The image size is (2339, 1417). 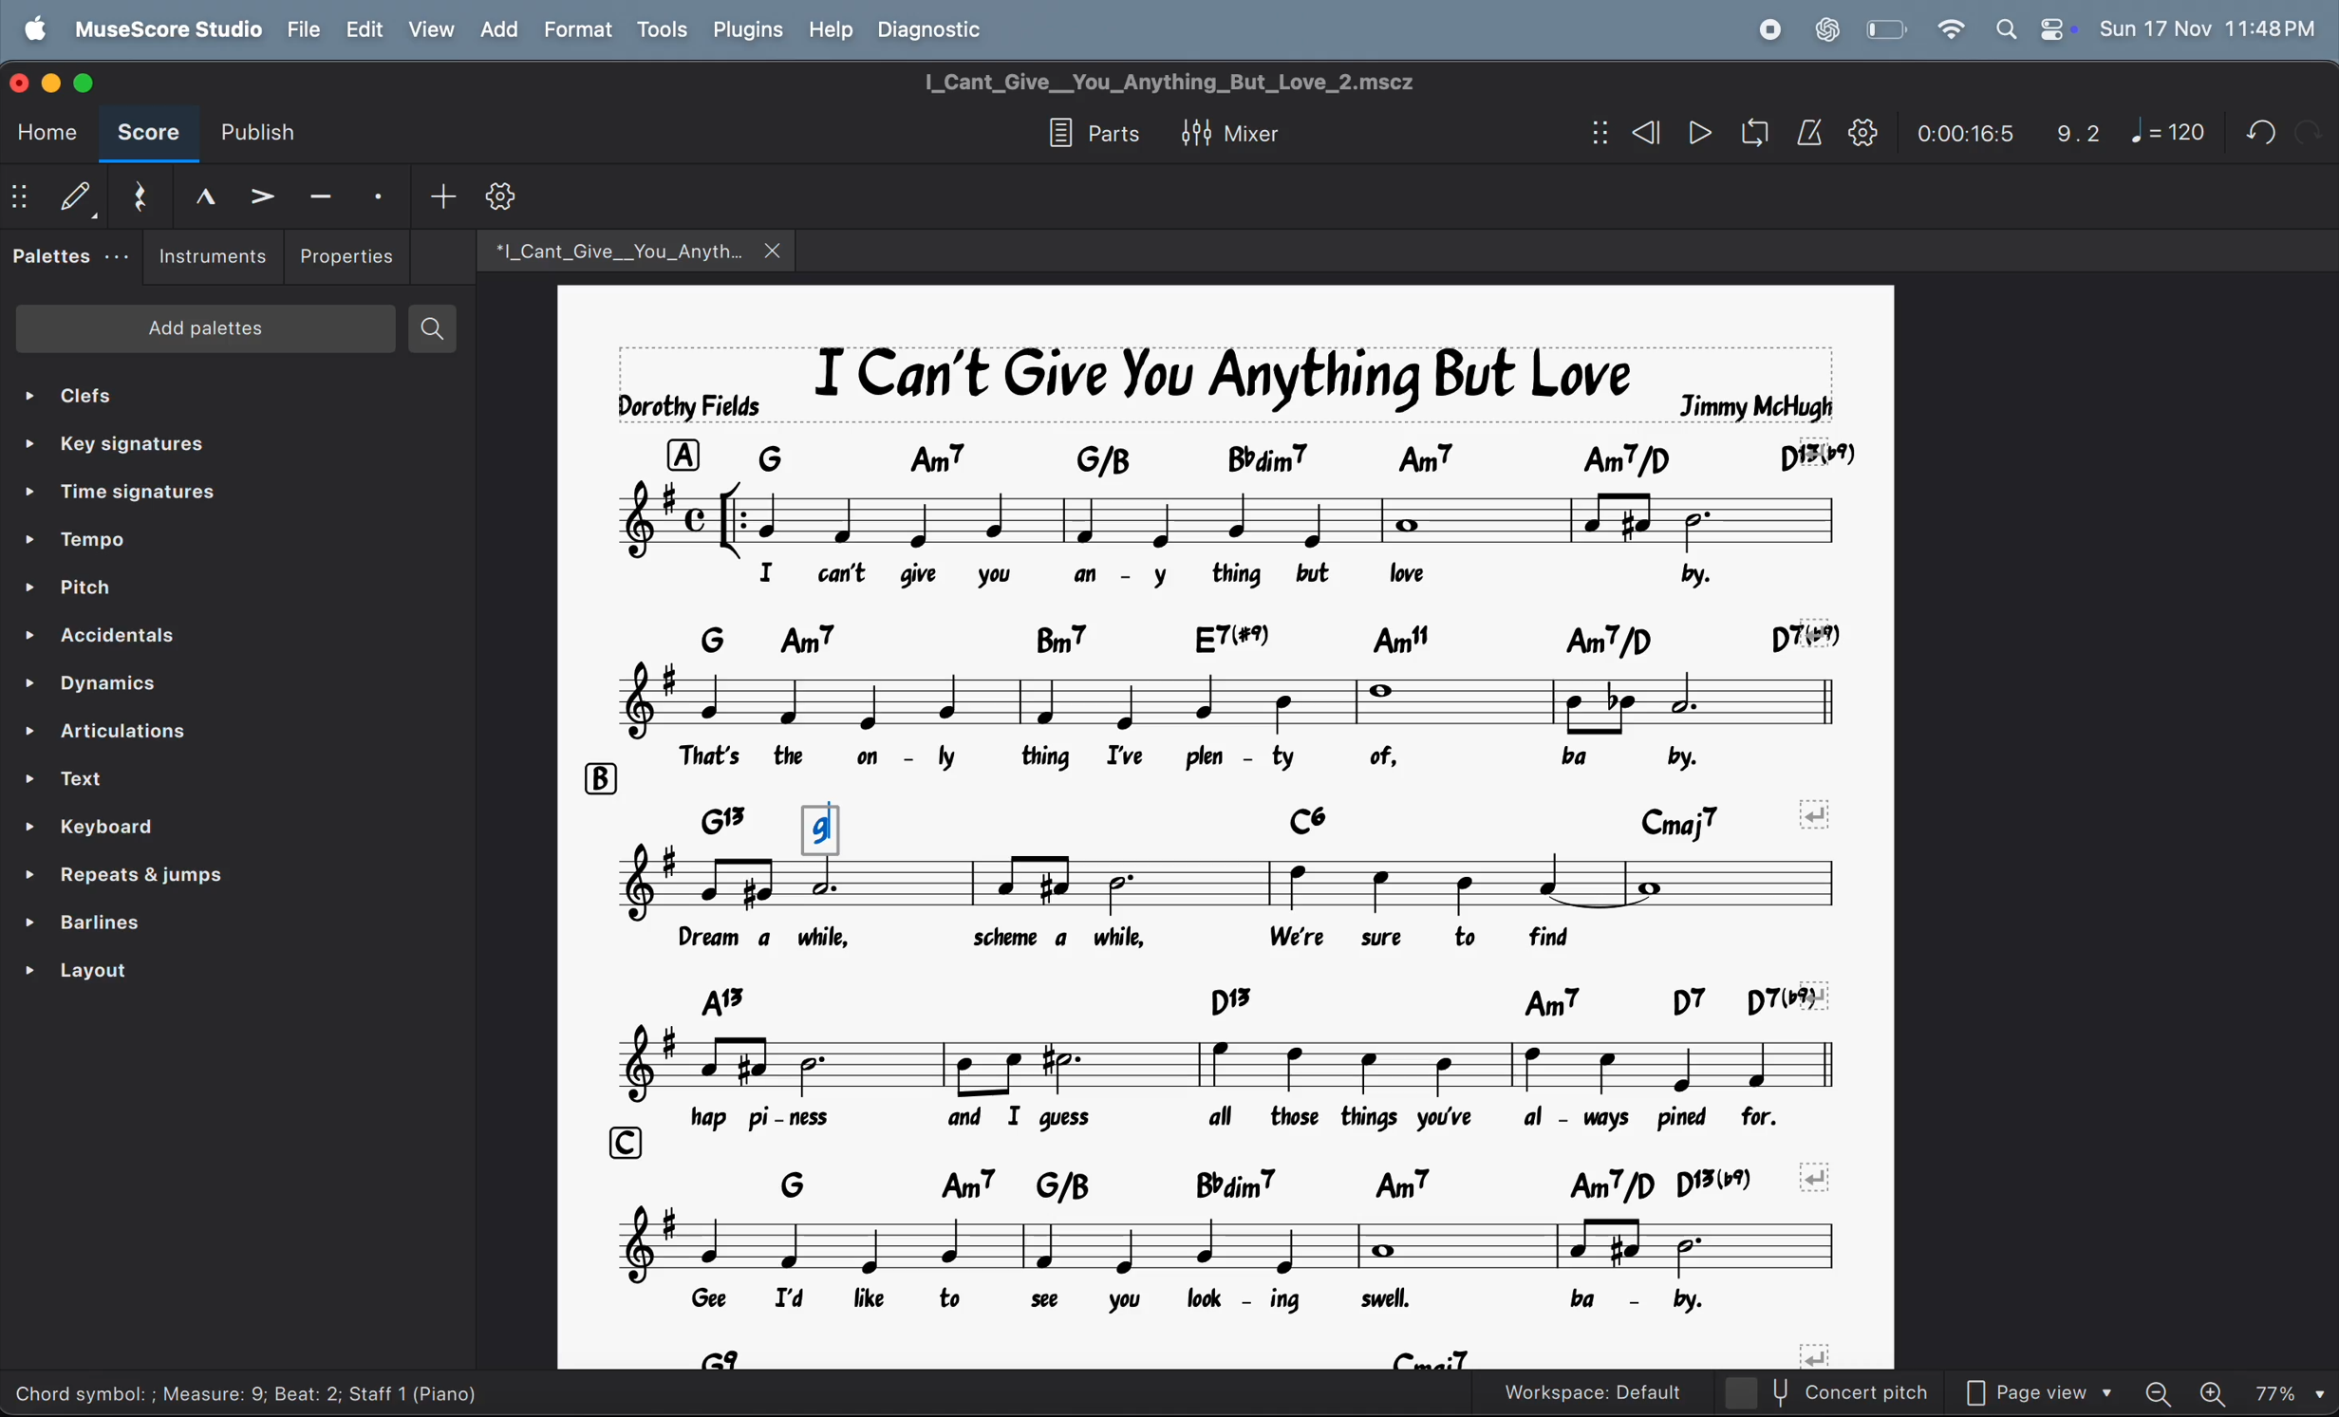 I want to click on keynote chord, so click(x=1261, y=638).